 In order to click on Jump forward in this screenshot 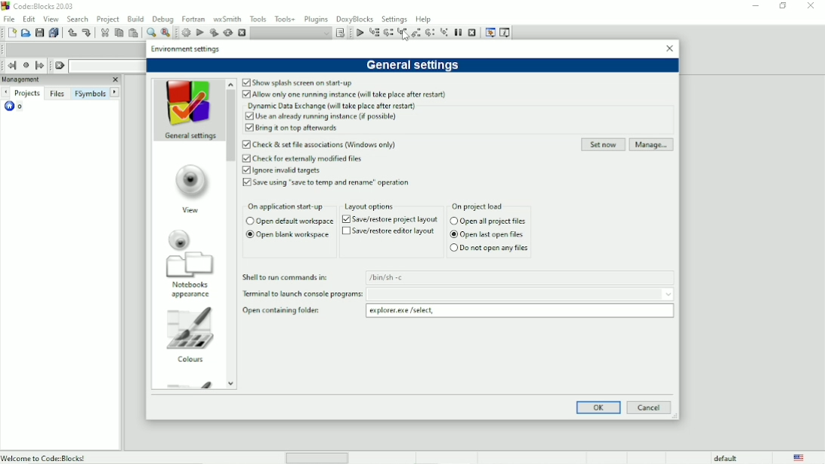, I will do `click(40, 66)`.